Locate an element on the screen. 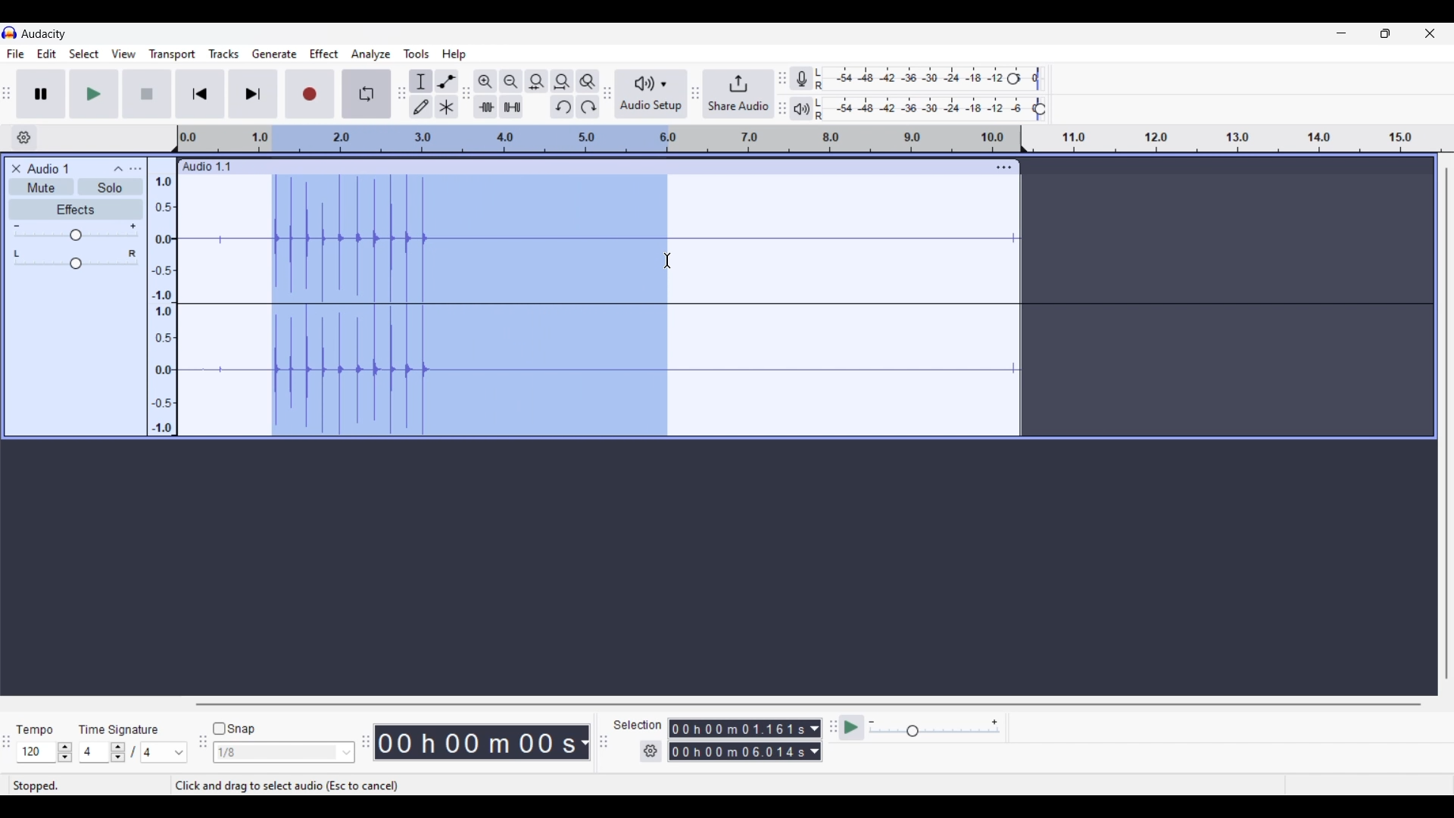 Image resolution: width=1454 pixels, height=818 pixels. Name of recorded audio is located at coordinates (205, 167).